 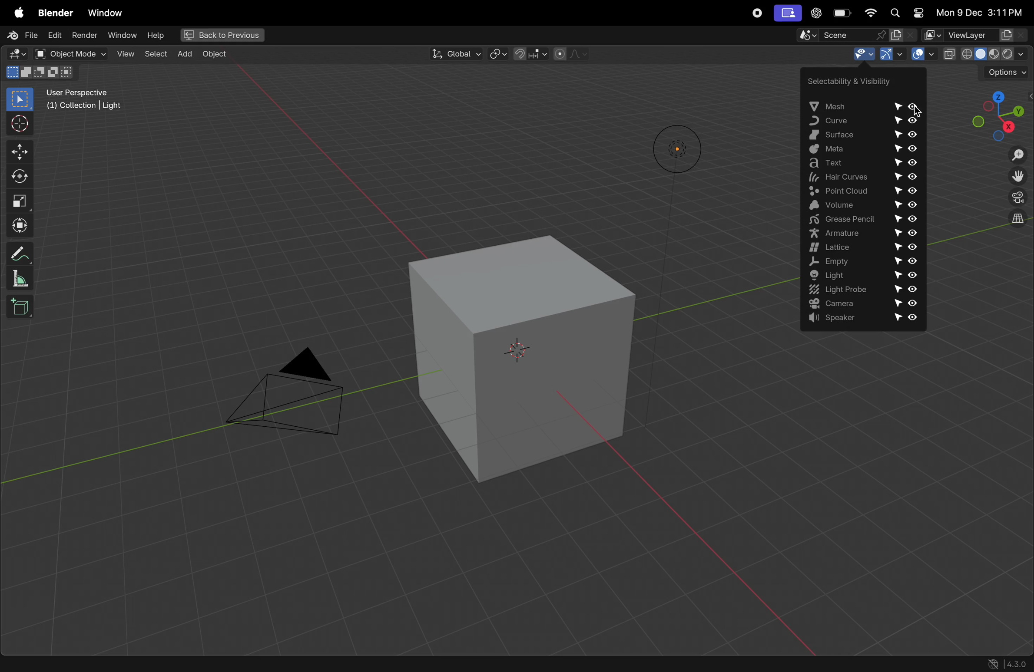 What do you see at coordinates (108, 14) in the screenshot?
I see `Window` at bounding box center [108, 14].